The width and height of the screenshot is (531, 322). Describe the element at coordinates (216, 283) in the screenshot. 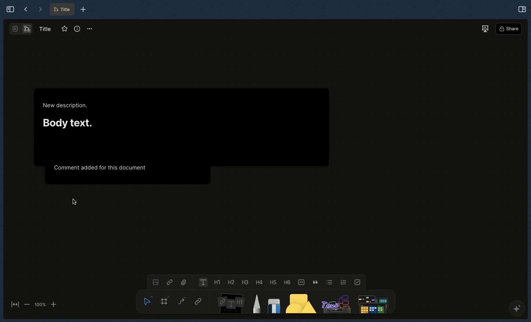

I see `Heading 1` at that location.